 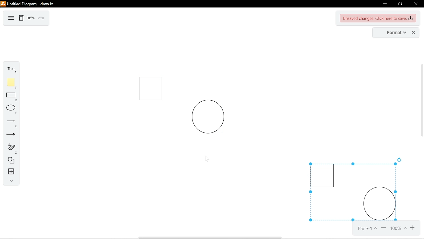 What do you see at coordinates (384, 4) in the screenshot?
I see `minimize` at bounding box center [384, 4].